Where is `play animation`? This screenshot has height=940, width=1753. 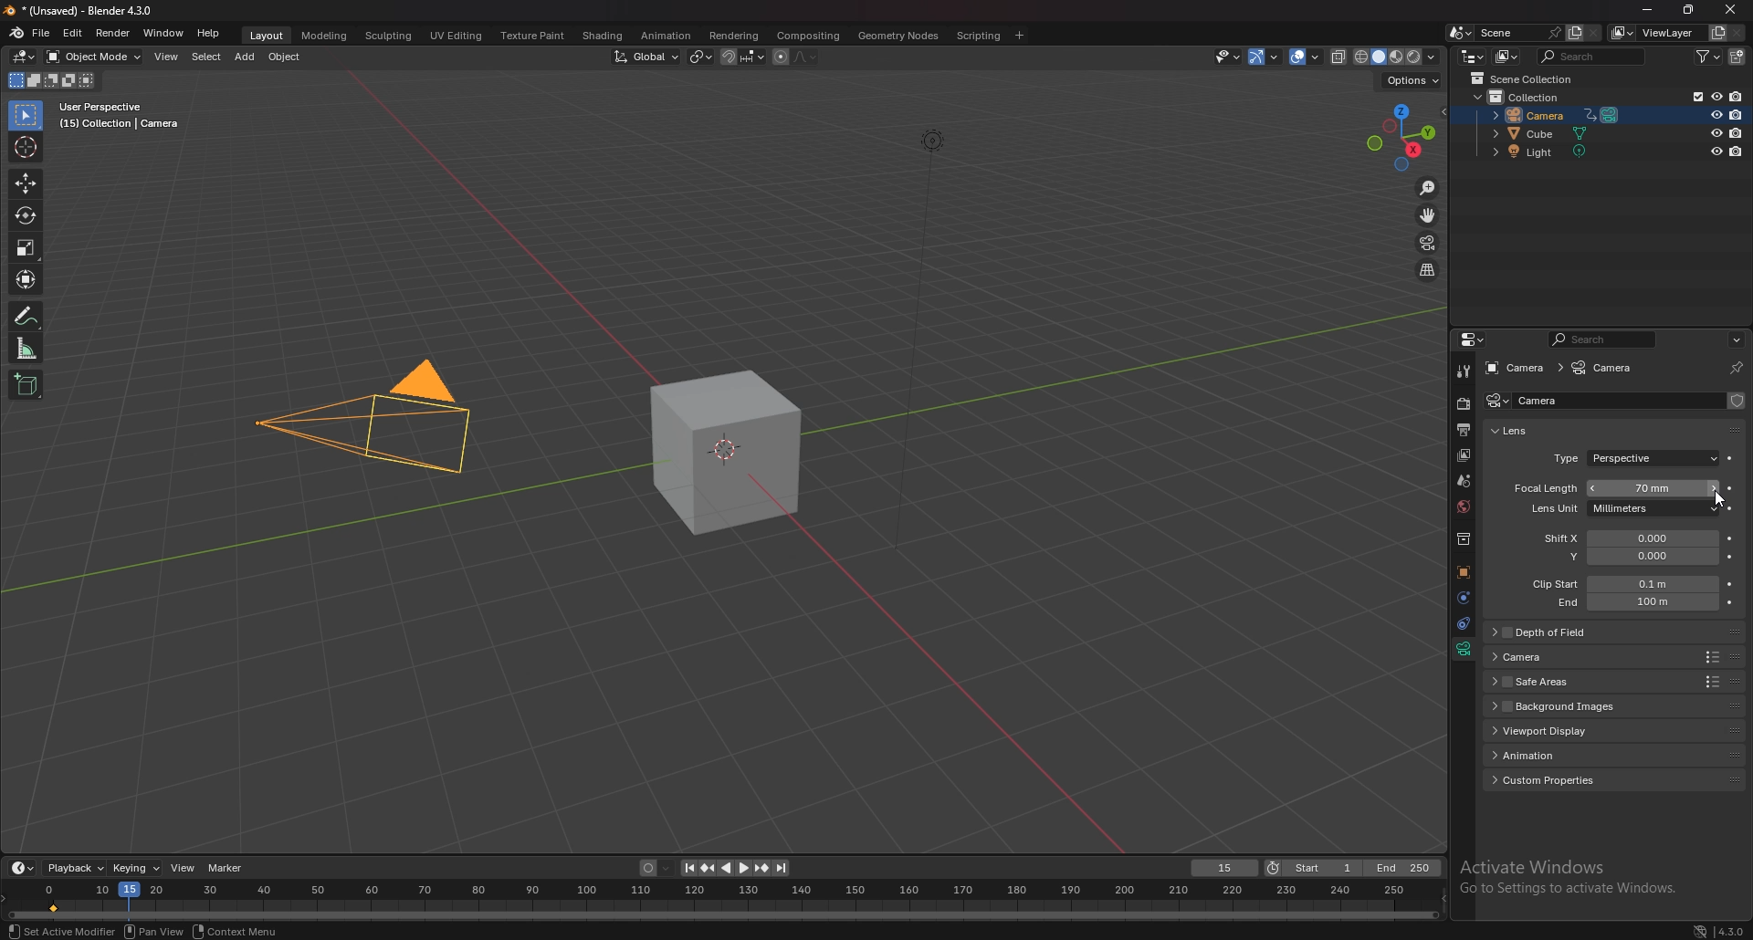
play animation is located at coordinates (736, 868).